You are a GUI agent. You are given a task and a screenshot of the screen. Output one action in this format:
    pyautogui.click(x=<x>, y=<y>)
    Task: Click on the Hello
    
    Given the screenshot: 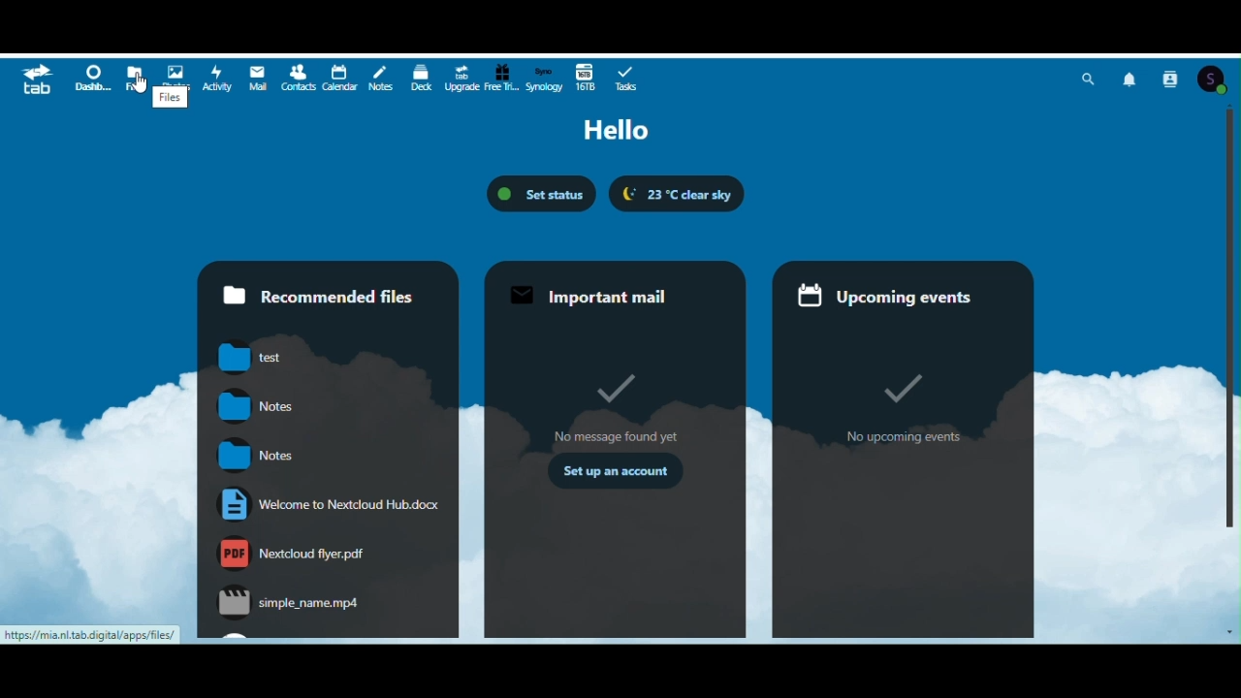 What is the action you would take?
    pyautogui.click(x=623, y=131)
    